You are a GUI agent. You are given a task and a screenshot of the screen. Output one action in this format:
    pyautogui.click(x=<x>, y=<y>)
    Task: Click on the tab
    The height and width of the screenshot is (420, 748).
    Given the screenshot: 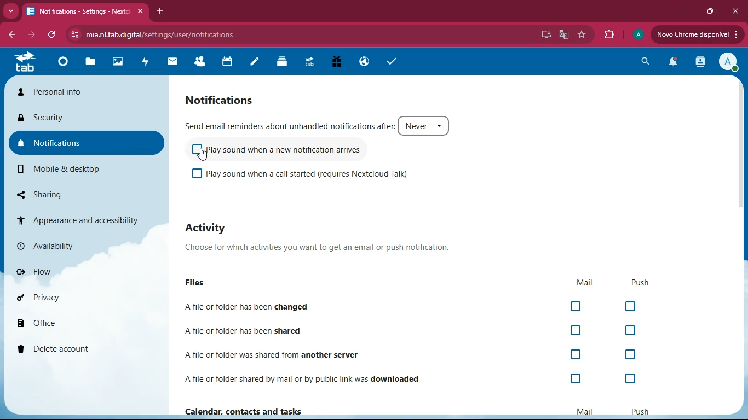 What is the action you would take?
    pyautogui.click(x=27, y=64)
    